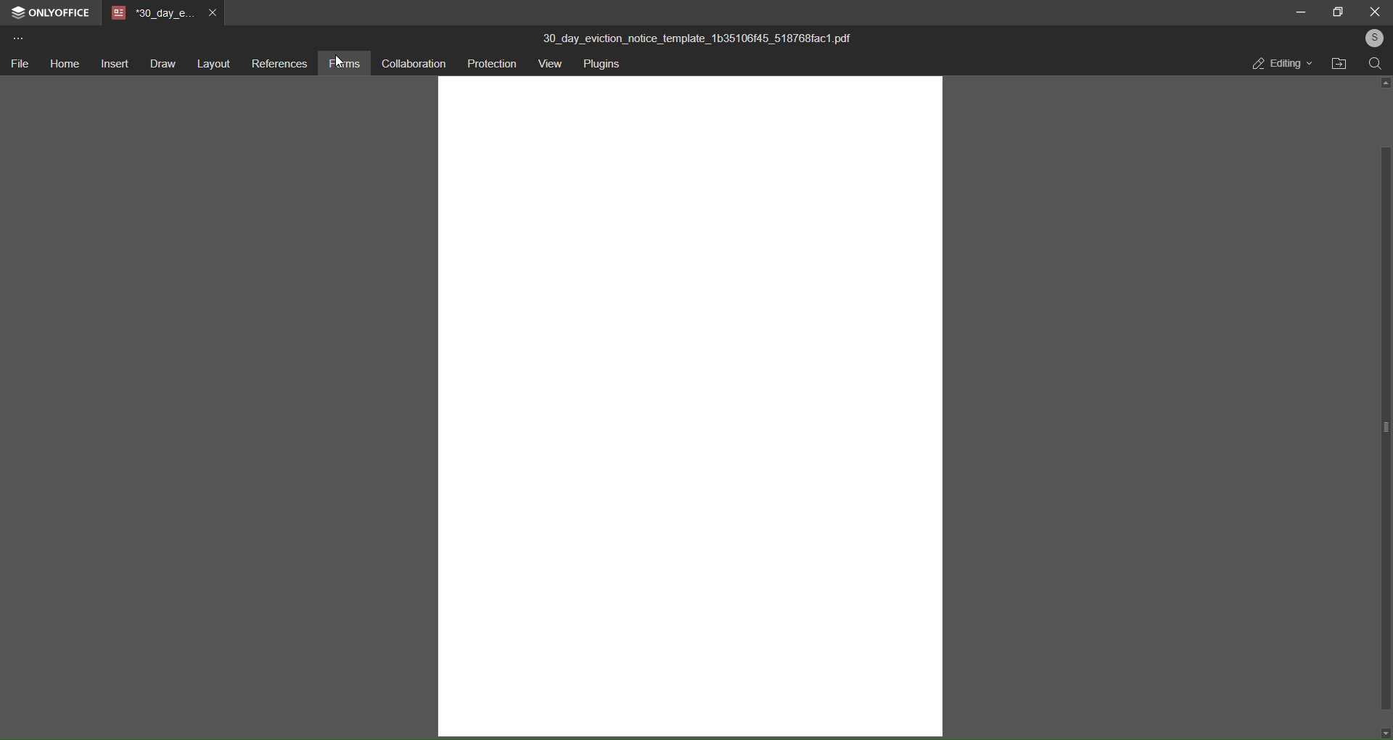  I want to click on open file location, so click(1339, 67).